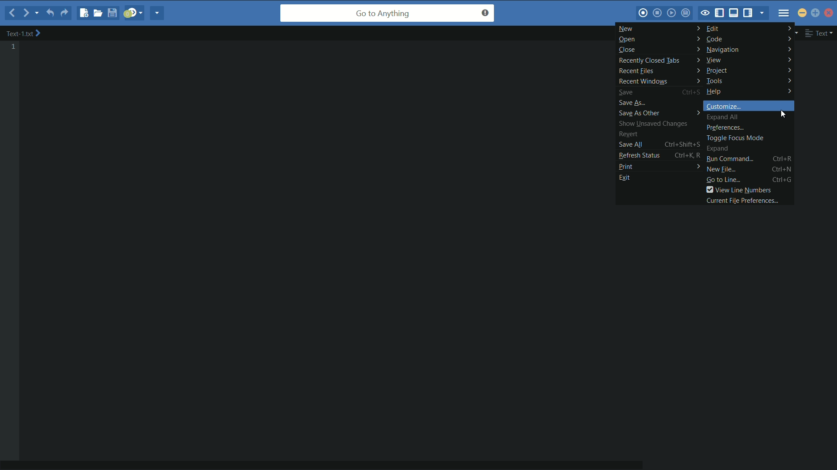  What do you see at coordinates (681, 144) in the screenshot?
I see `Ctrl+Shift+S` at bounding box center [681, 144].